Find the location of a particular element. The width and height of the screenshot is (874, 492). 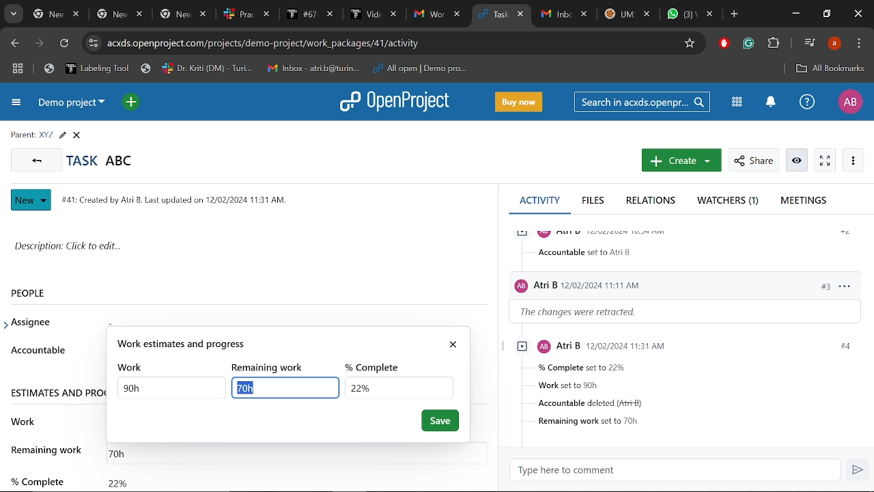

Buy now is located at coordinates (521, 101).